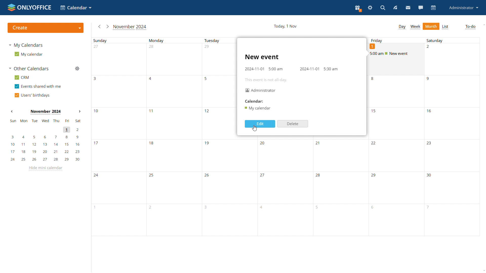 The width and height of the screenshot is (486, 273). I want to click on go to next month, so click(107, 26).